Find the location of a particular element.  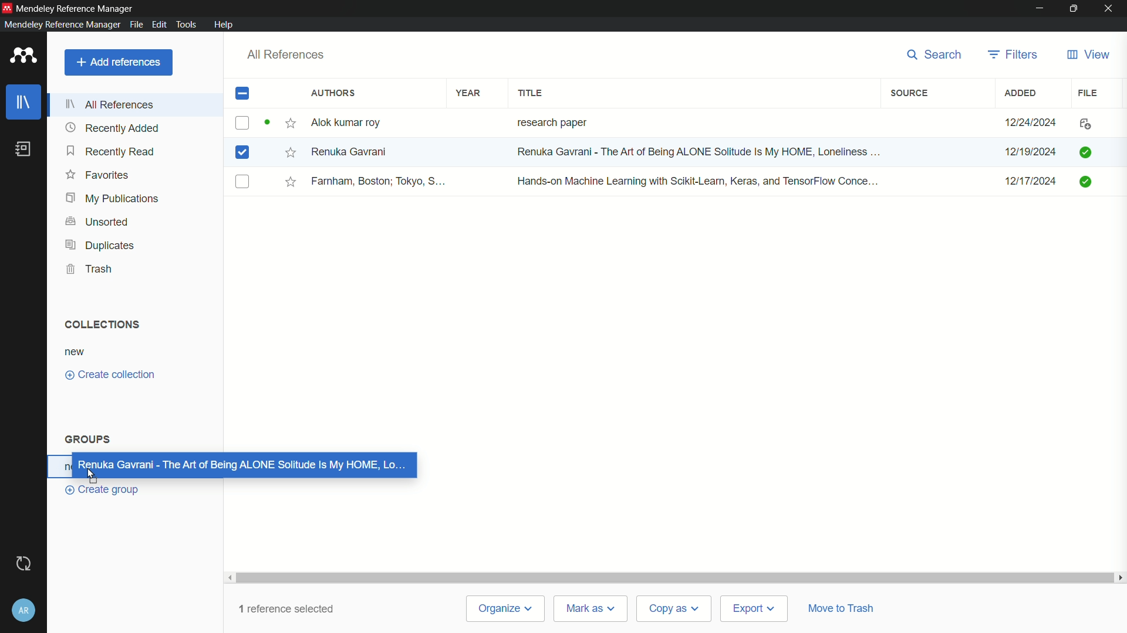

edit menu is located at coordinates (158, 24).